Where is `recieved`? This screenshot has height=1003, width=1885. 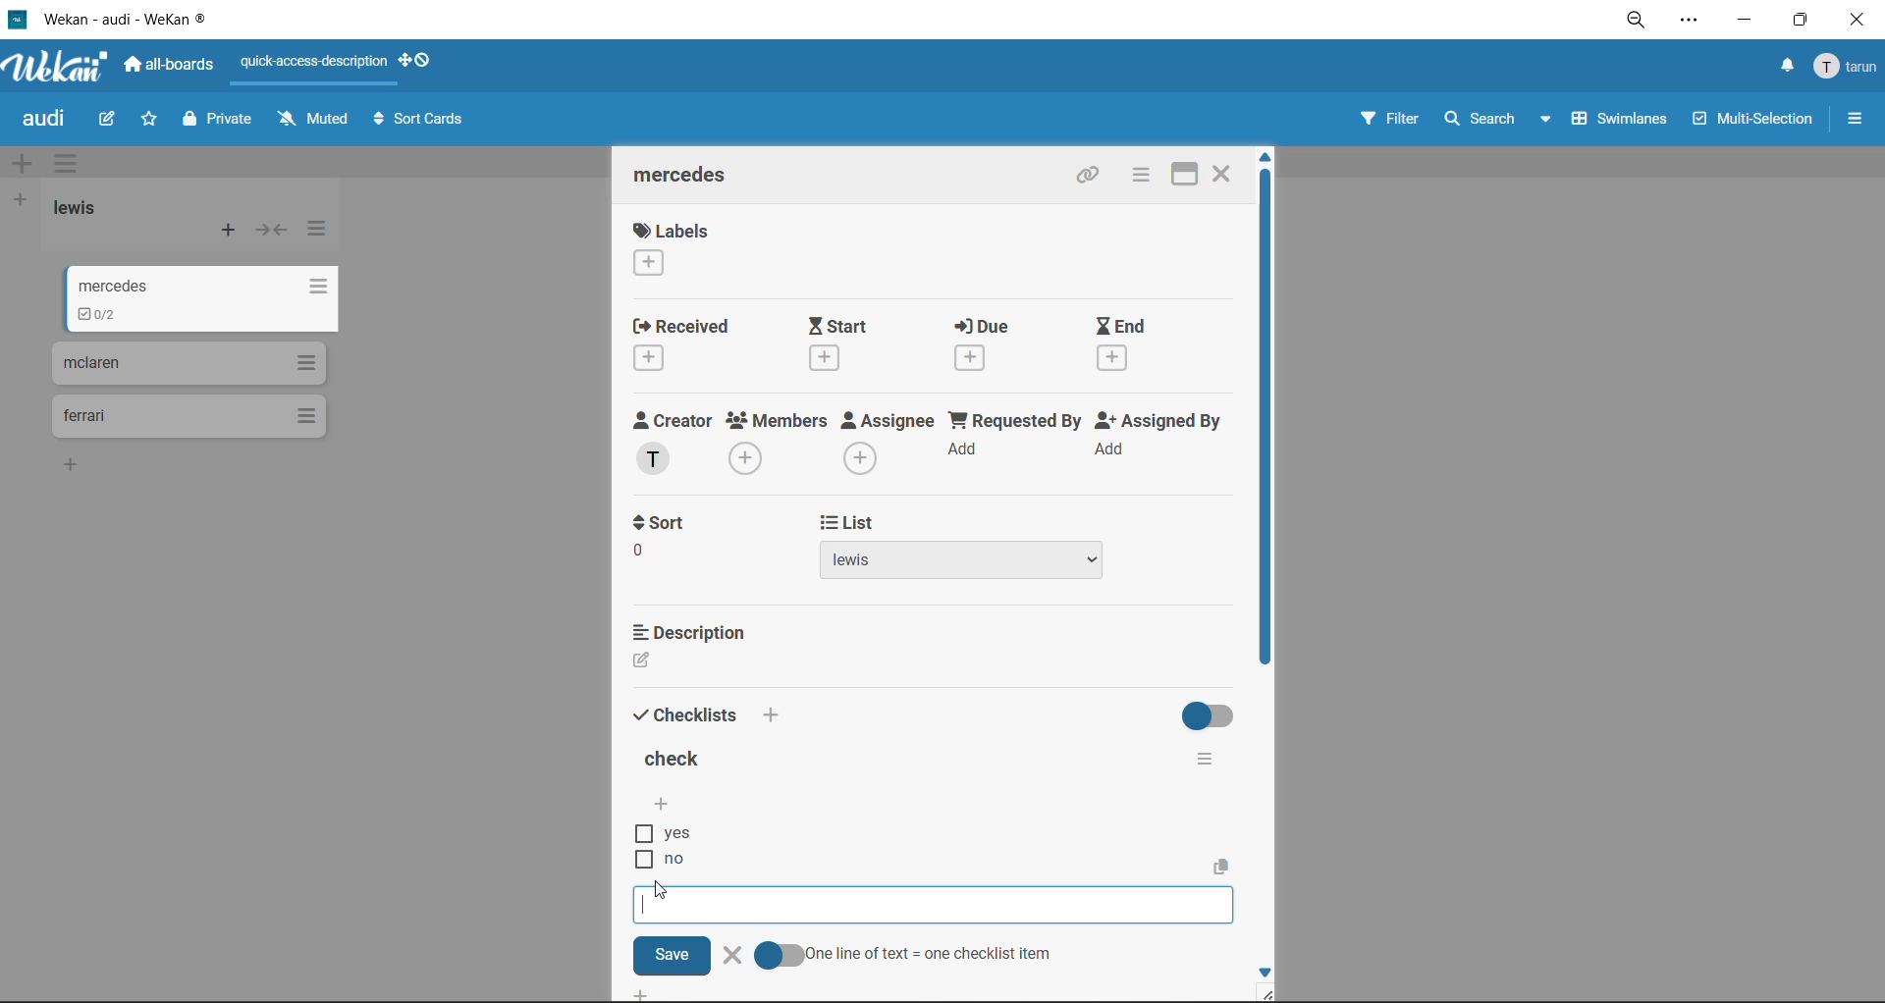 recieved is located at coordinates (681, 325).